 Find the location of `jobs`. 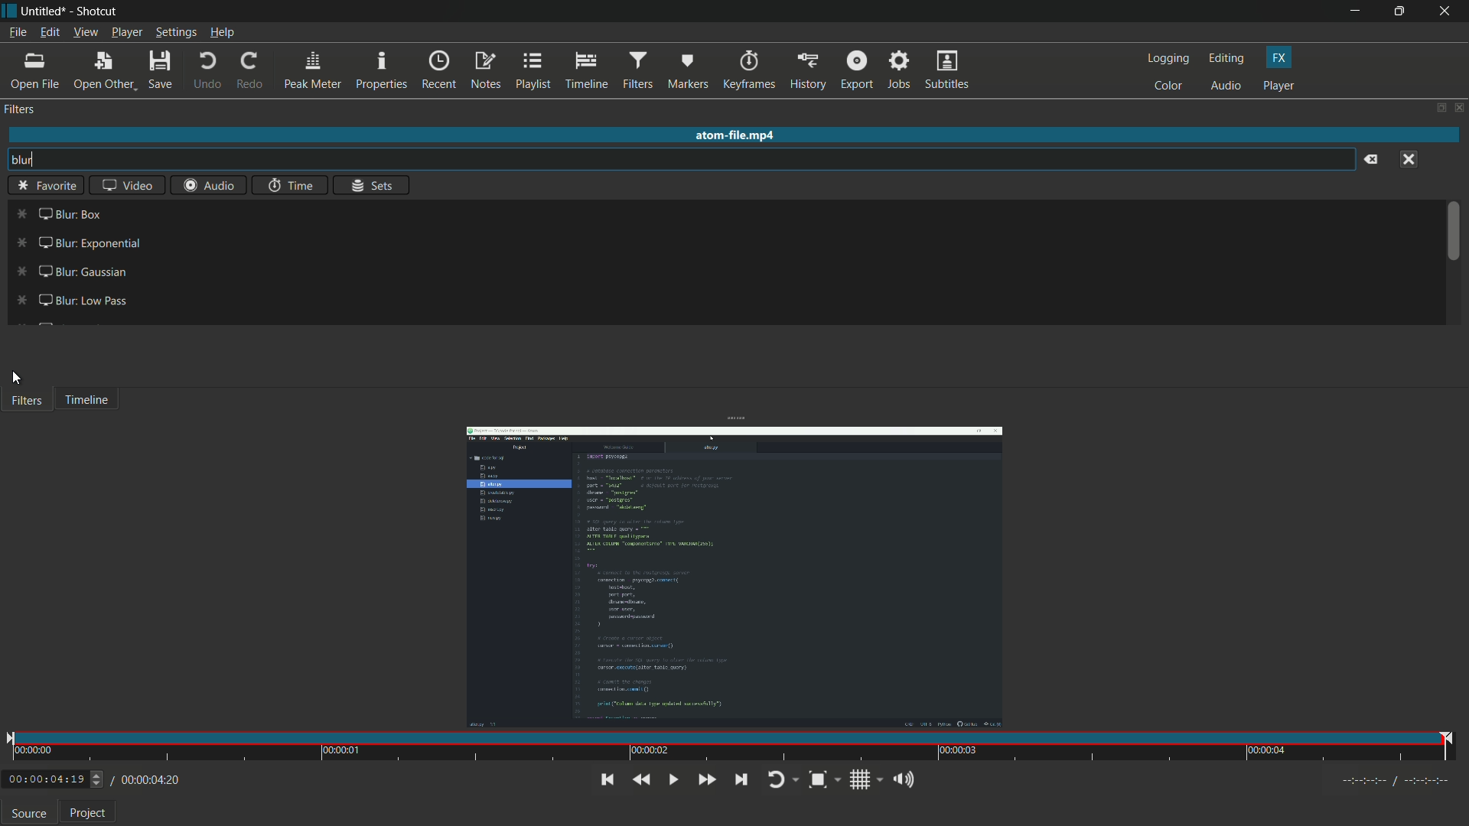

jobs is located at coordinates (896, 71).